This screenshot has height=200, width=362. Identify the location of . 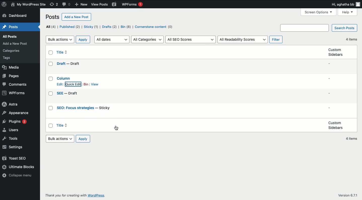
(15, 44).